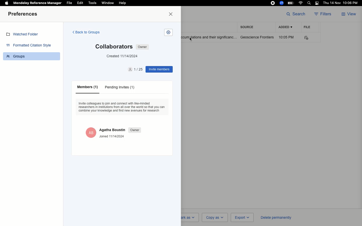  Describe the element at coordinates (324, 14) in the screenshot. I see `Filters` at that location.